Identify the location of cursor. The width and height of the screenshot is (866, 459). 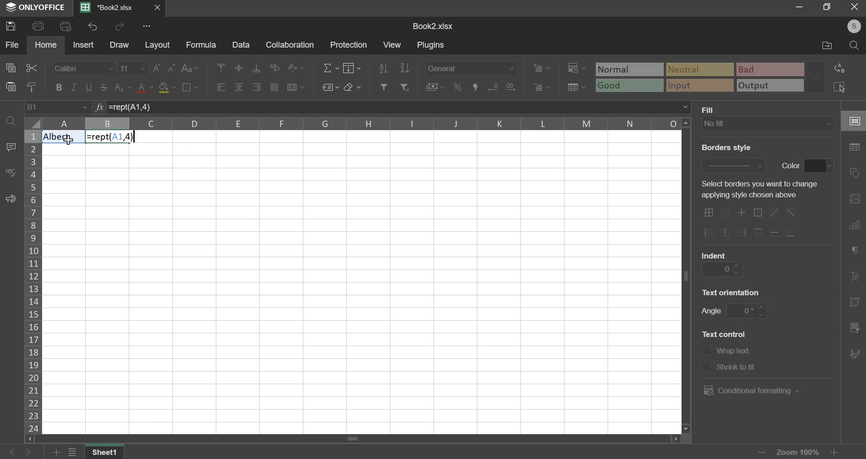
(68, 140).